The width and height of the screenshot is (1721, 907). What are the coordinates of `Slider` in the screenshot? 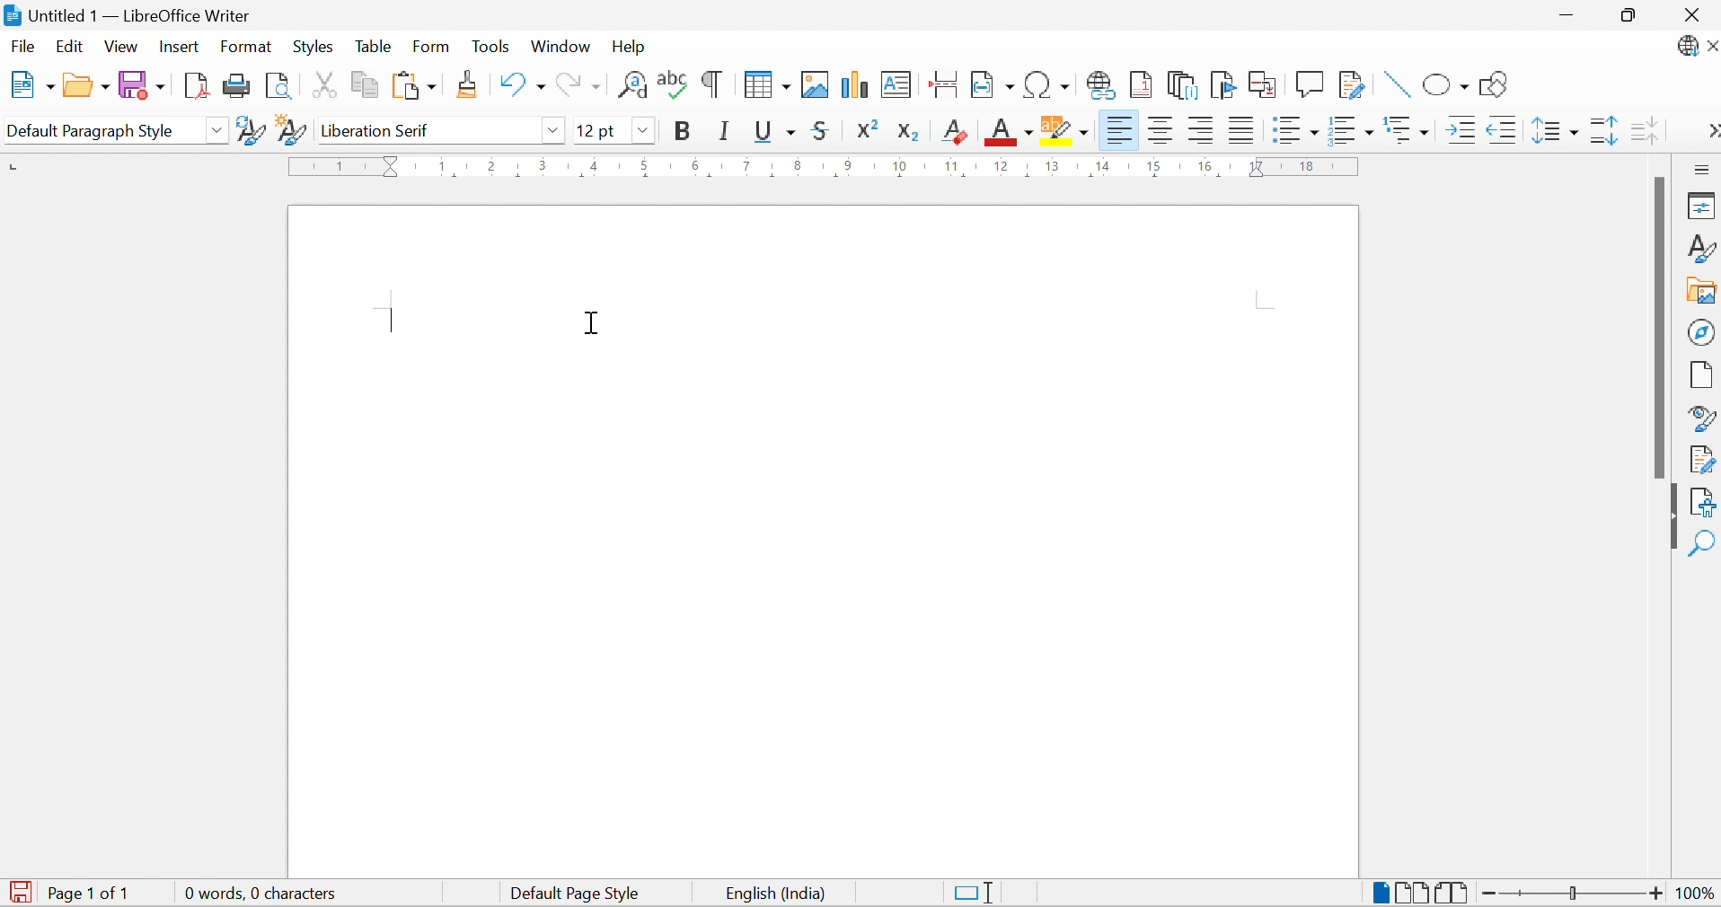 It's located at (1569, 890).